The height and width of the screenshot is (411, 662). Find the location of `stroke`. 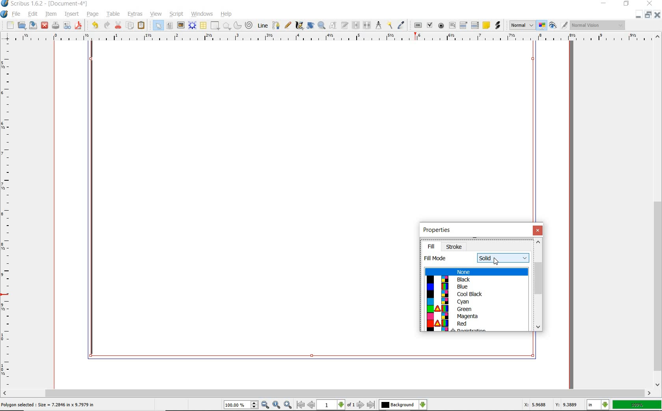

stroke is located at coordinates (455, 246).